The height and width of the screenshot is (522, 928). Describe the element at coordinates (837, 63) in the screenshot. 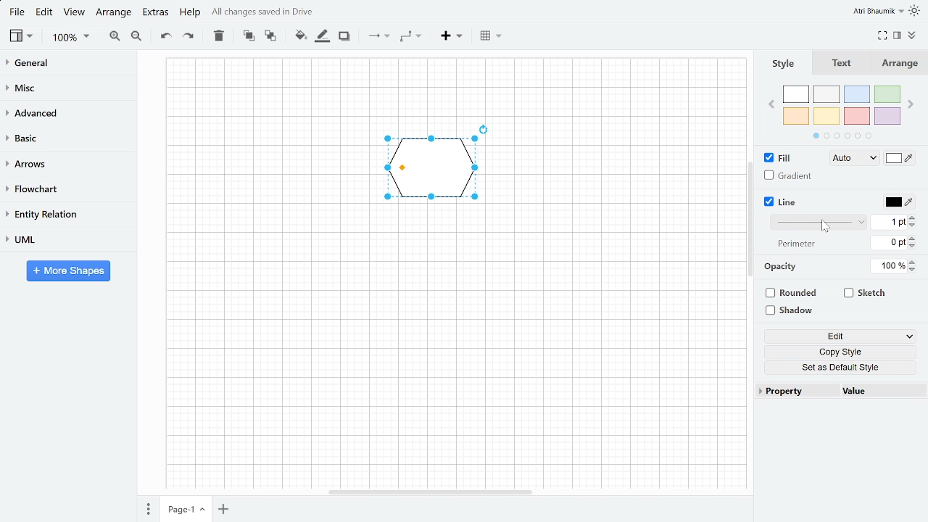

I see `Text` at that location.